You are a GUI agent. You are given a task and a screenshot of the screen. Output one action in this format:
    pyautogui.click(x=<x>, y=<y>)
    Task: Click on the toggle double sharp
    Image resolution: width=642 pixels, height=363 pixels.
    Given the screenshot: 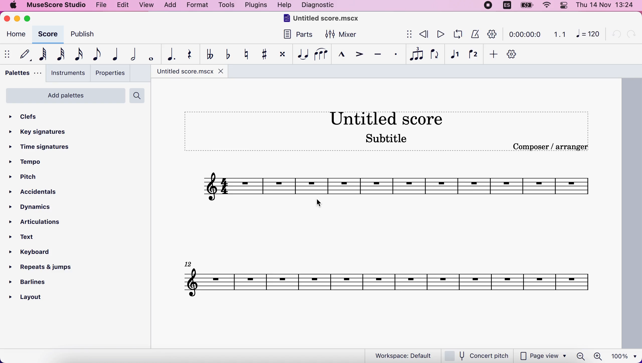 What is the action you would take?
    pyautogui.click(x=281, y=55)
    